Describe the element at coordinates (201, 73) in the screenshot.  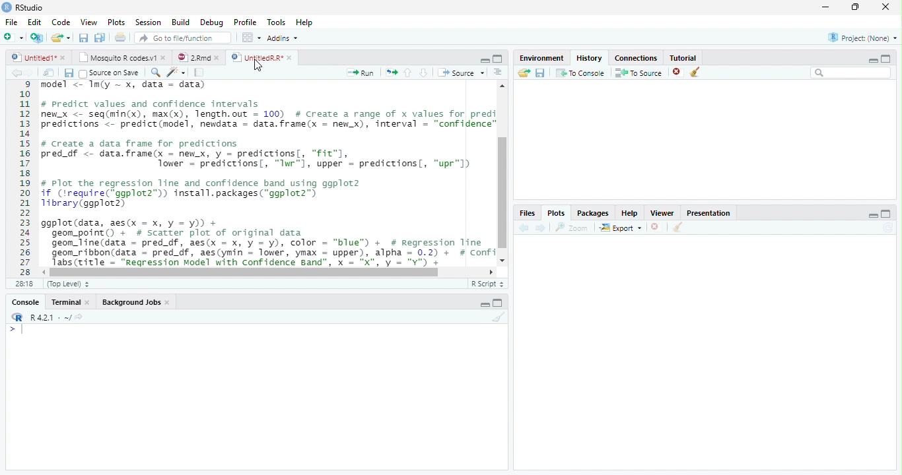
I see `Pages` at that location.